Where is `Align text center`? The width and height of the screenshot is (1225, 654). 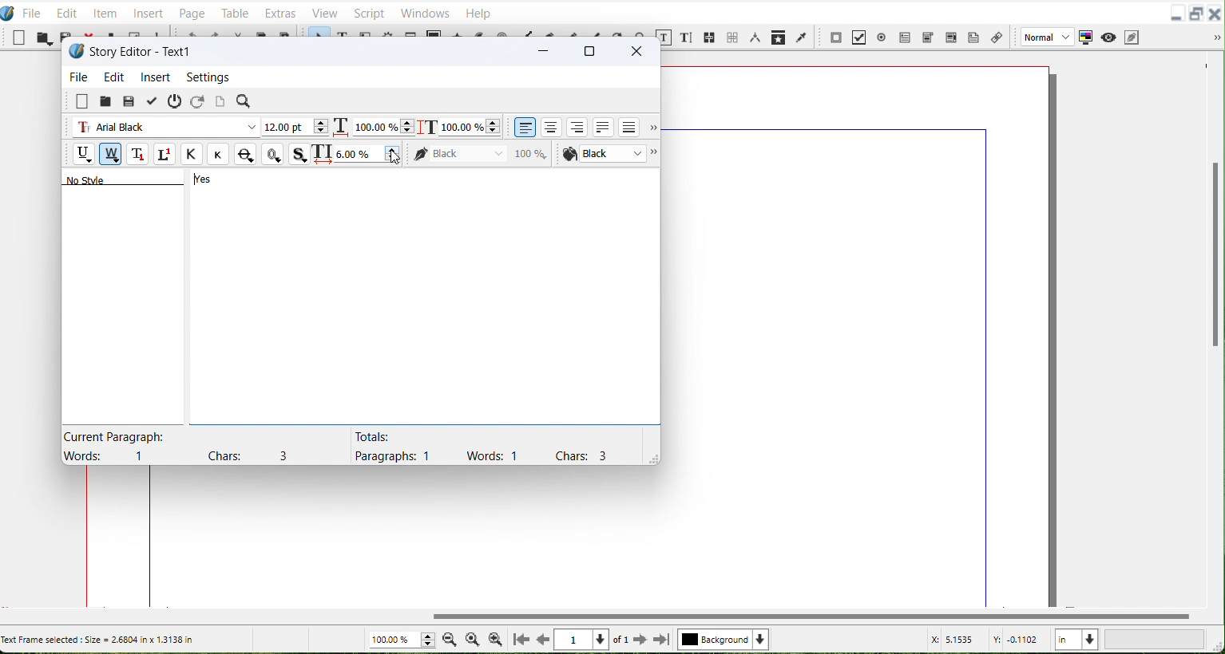 Align text center is located at coordinates (553, 126).